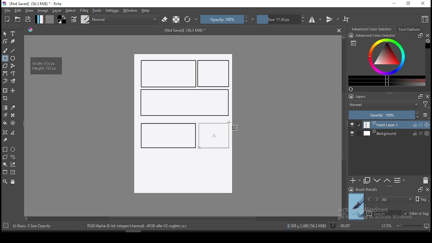 The width and height of the screenshot is (432, 243). What do you see at coordinates (165, 20) in the screenshot?
I see `set eraser mode` at bounding box center [165, 20].